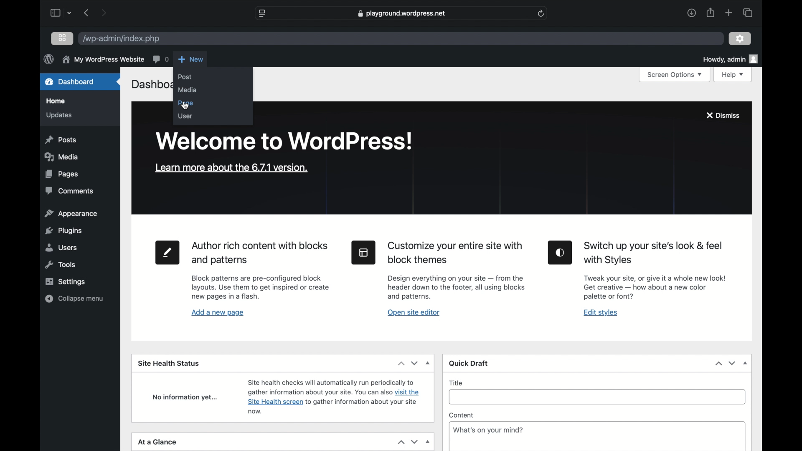 This screenshot has height=451, width=802. Describe the element at coordinates (461, 415) in the screenshot. I see `content` at that location.